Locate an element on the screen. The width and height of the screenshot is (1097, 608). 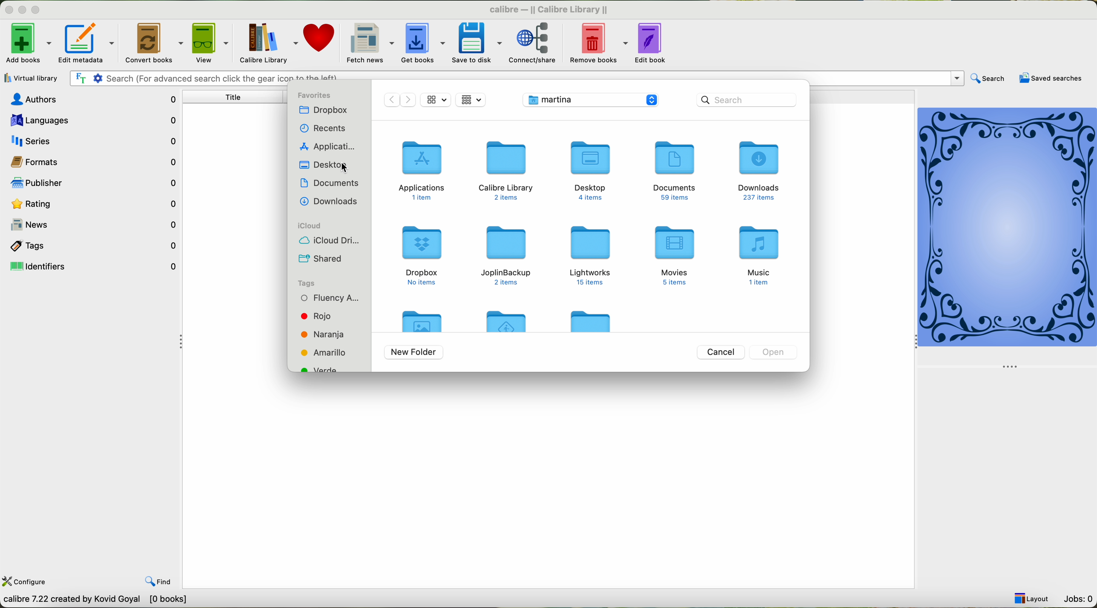
icloud drive is located at coordinates (329, 240).